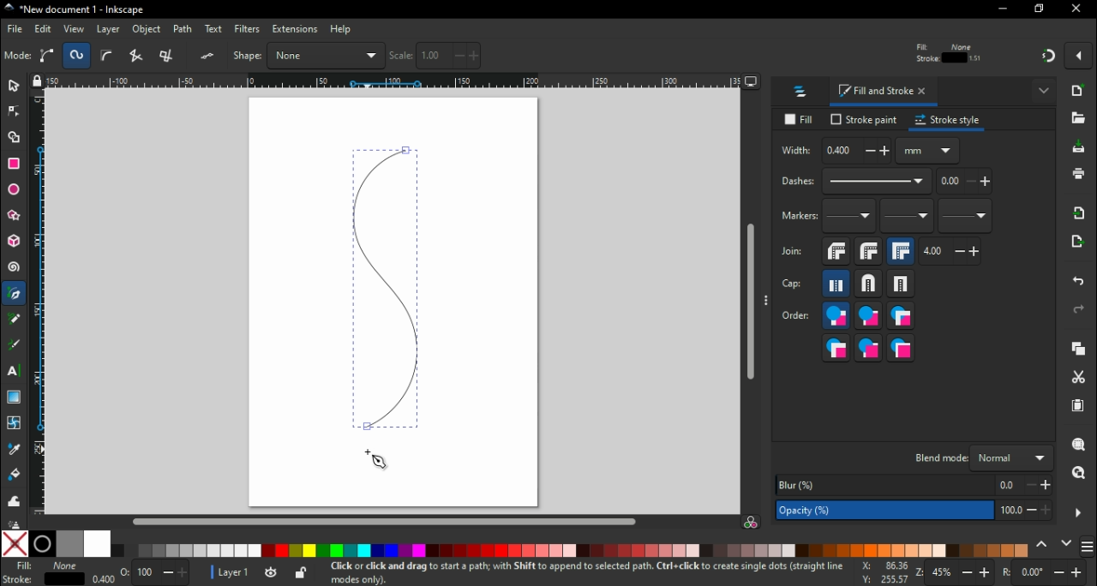 The image size is (1097, 586). I want to click on color palette, so click(572, 551).